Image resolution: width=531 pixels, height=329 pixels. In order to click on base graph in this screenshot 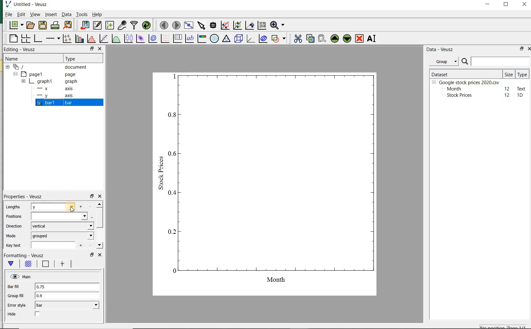, I will do `click(38, 39)`.